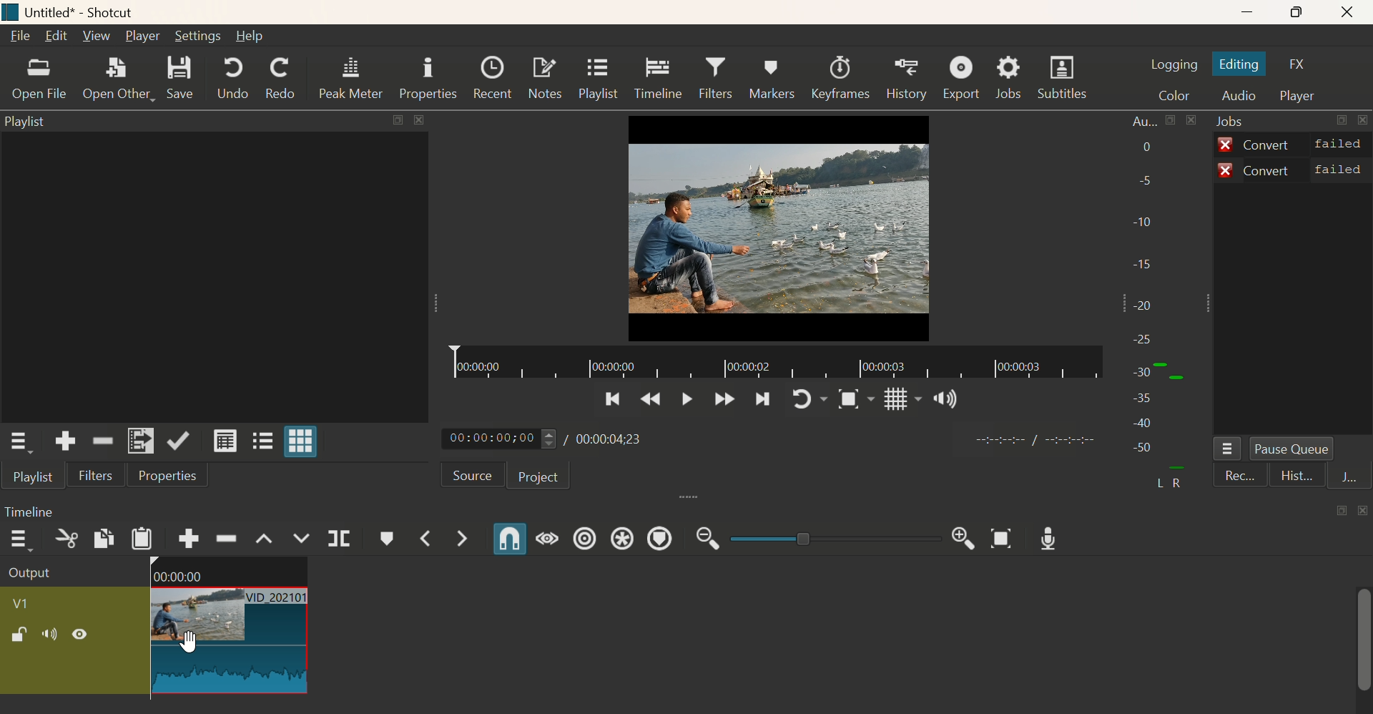 The image size is (1373, 714). I want to click on Audio, so click(1240, 96).